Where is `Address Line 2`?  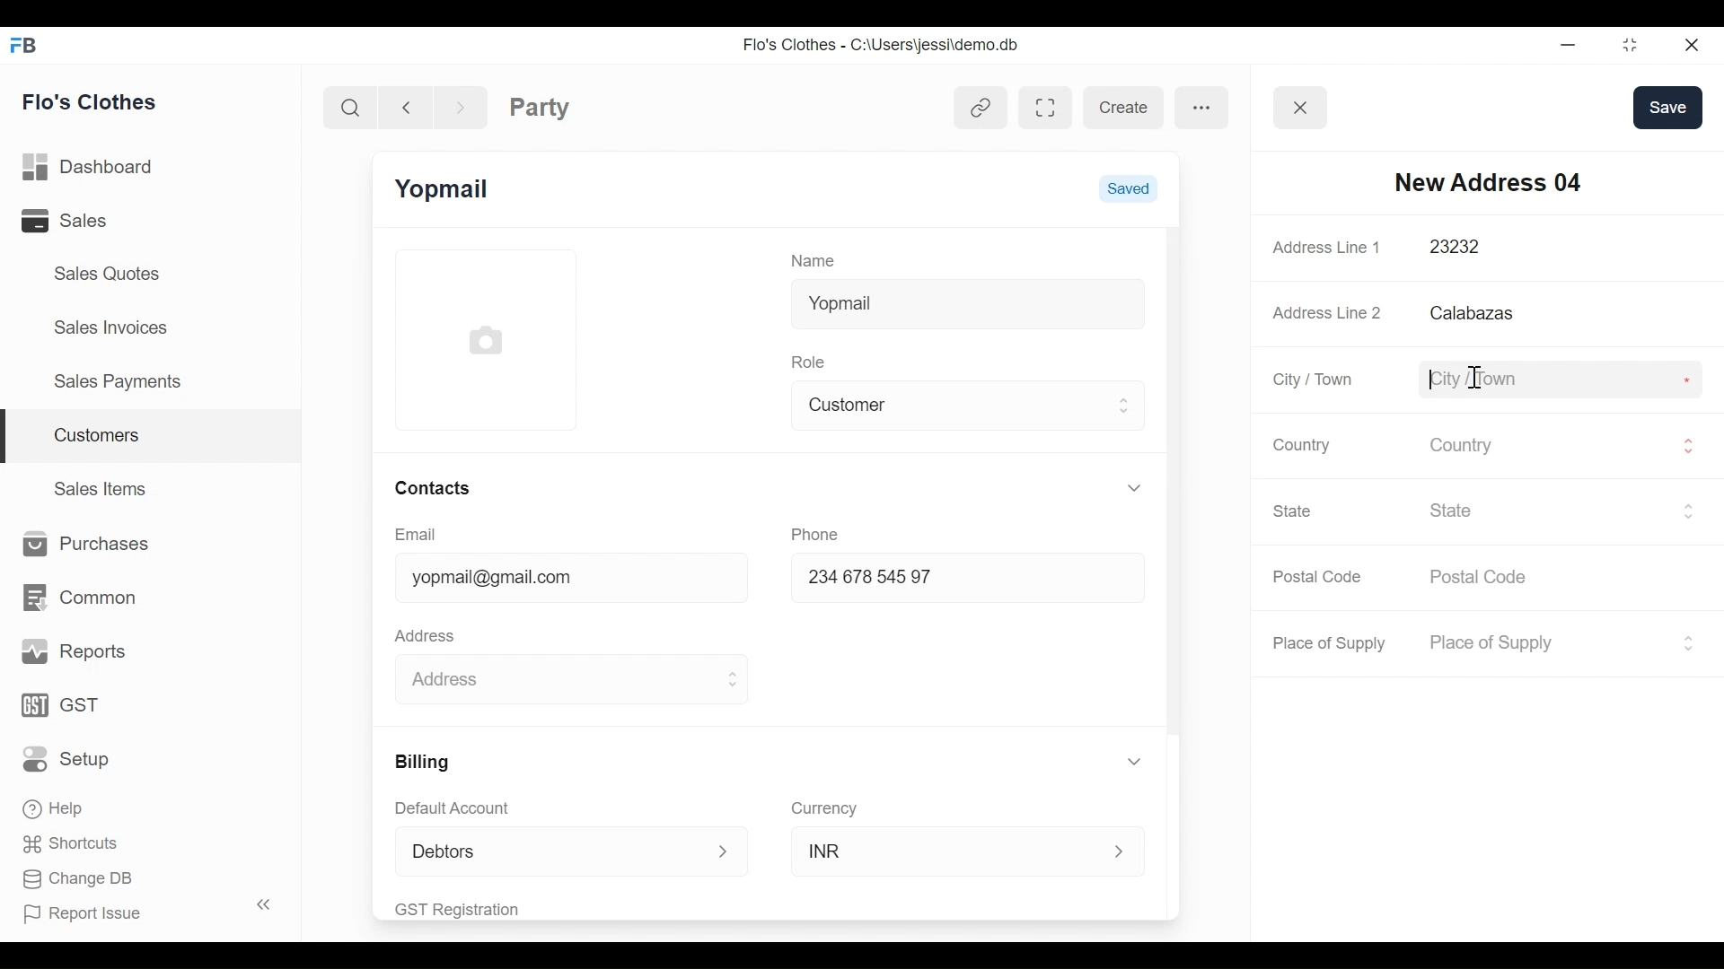
Address Line 2 is located at coordinates (1328, 308).